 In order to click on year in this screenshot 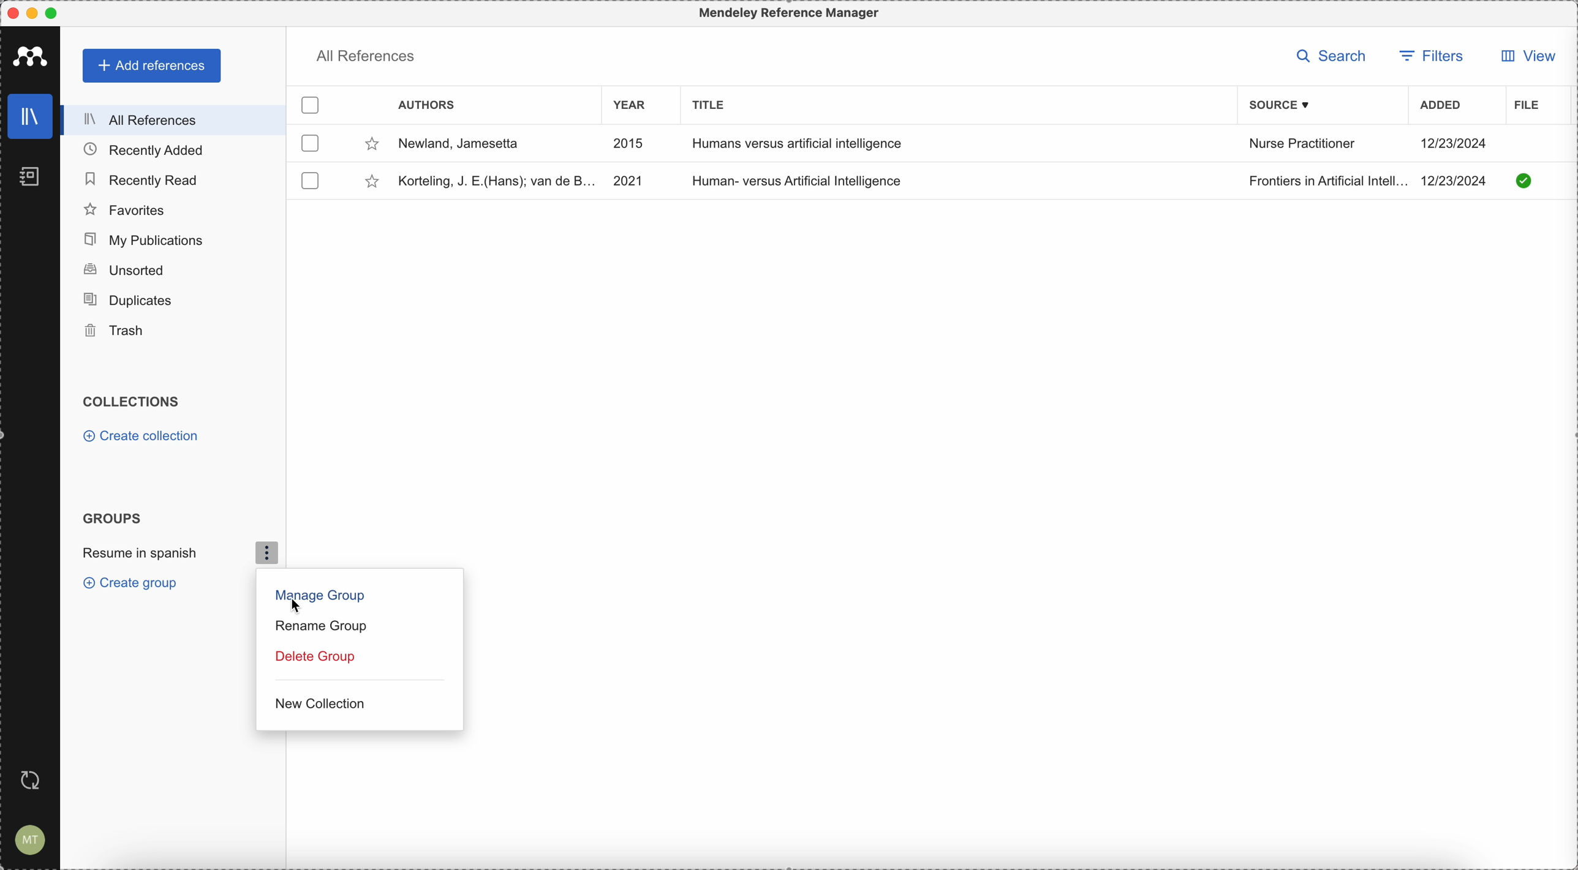, I will do `click(632, 104)`.